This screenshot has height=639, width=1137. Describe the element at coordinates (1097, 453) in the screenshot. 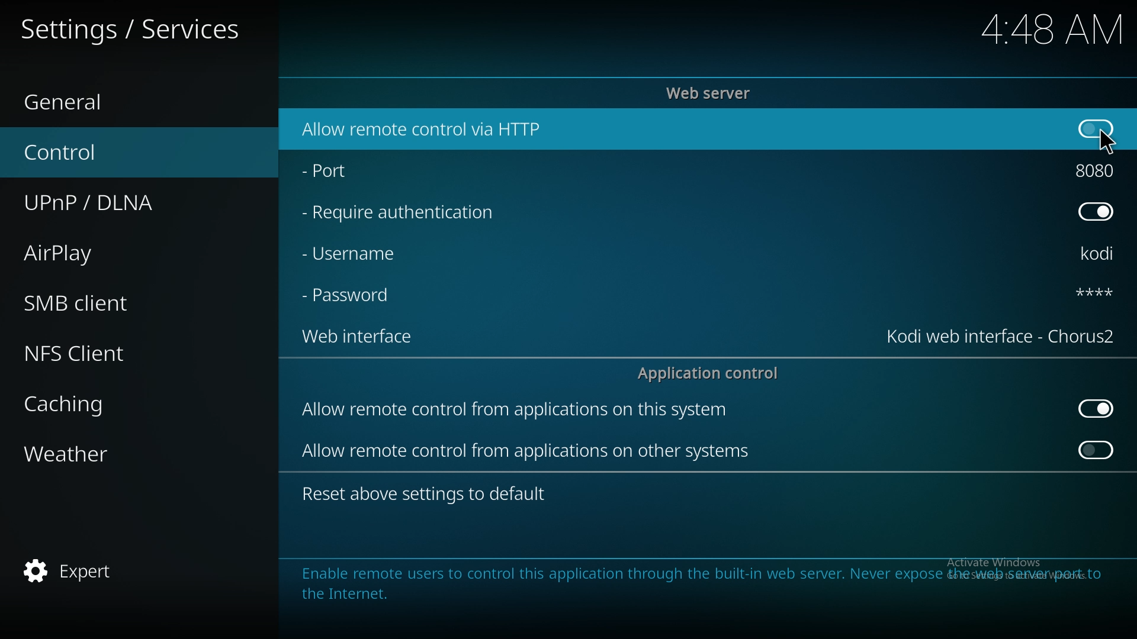

I see `on` at that location.